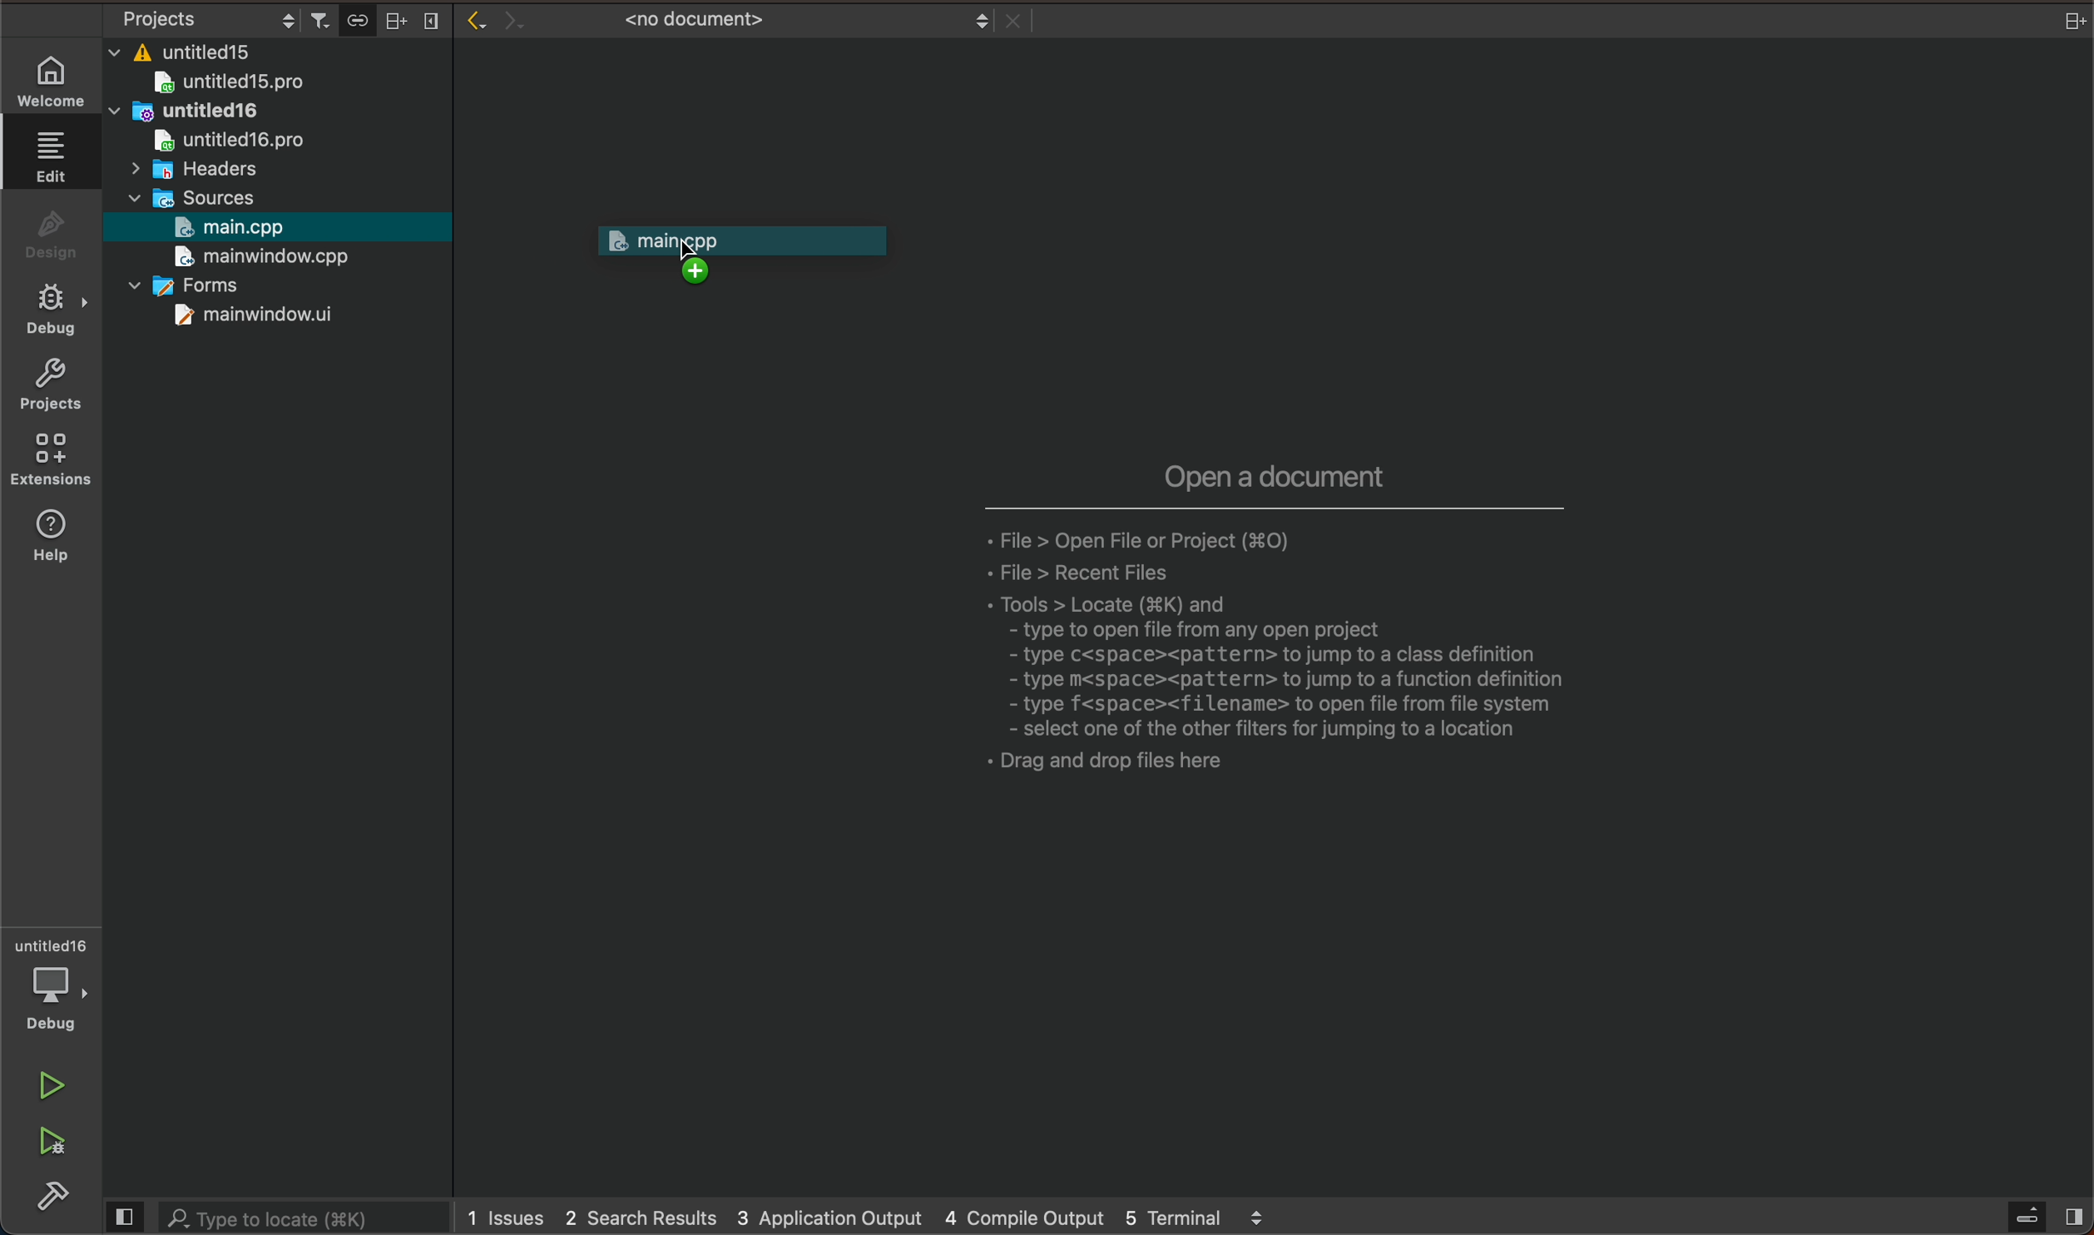 This screenshot has width=2094, height=1235. What do you see at coordinates (831, 1215) in the screenshot?
I see `3 application output` at bounding box center [831, 1215].